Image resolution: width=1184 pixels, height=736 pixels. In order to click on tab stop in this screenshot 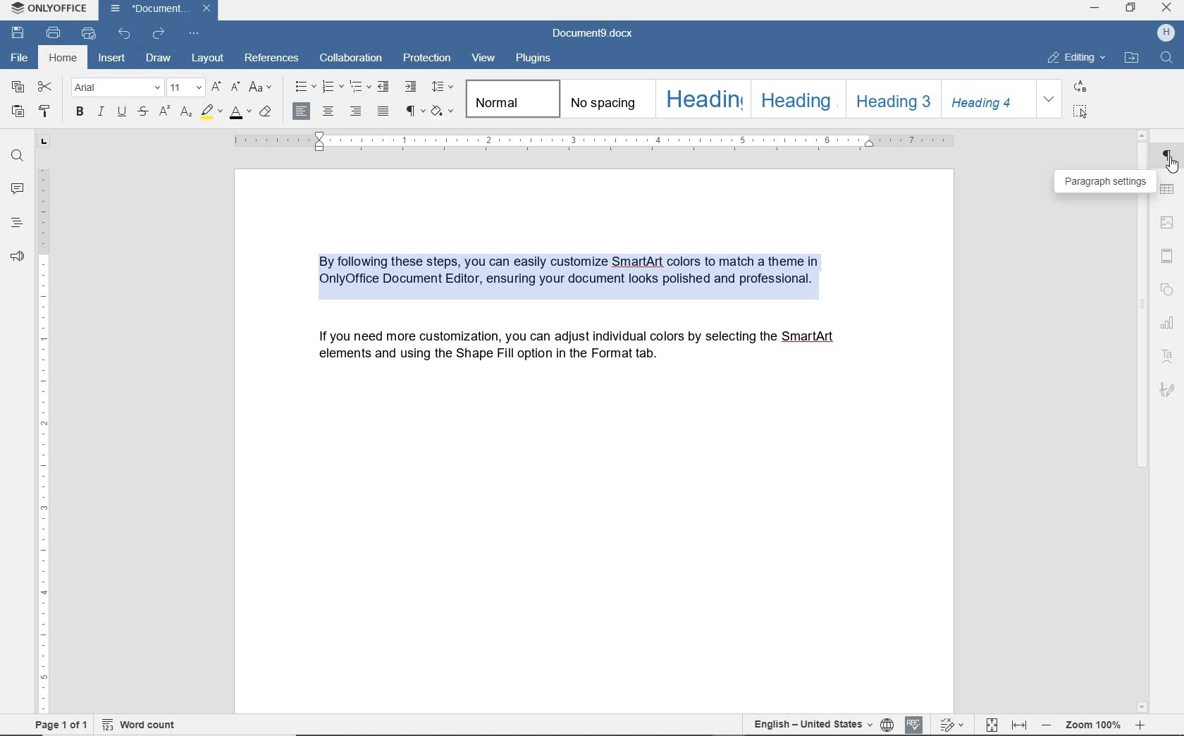, I will do `click(44, 140)`.